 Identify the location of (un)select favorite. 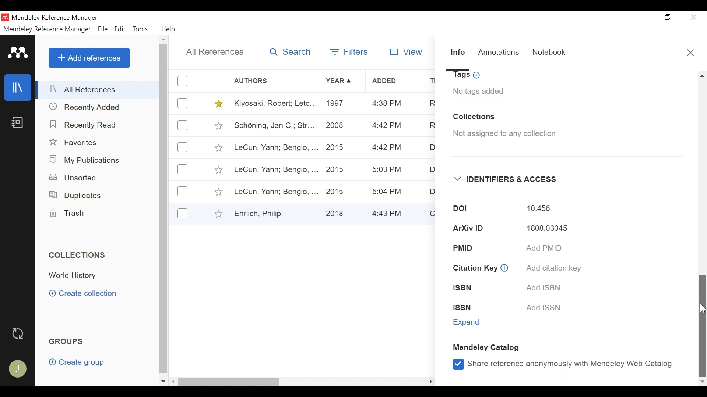
(217, 125).